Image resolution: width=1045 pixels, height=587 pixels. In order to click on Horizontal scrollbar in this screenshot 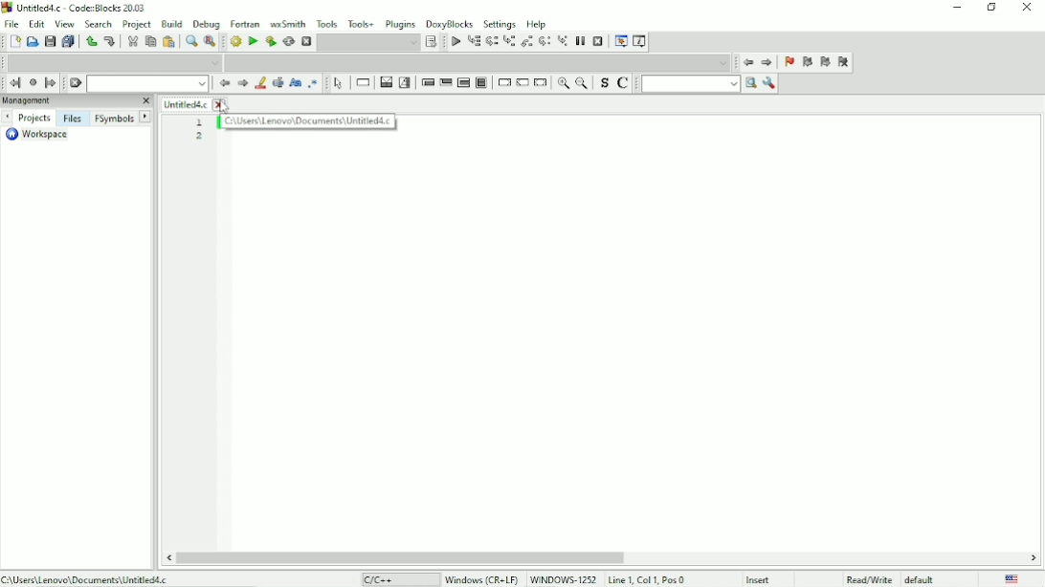, I will do `click(405, 557)`.